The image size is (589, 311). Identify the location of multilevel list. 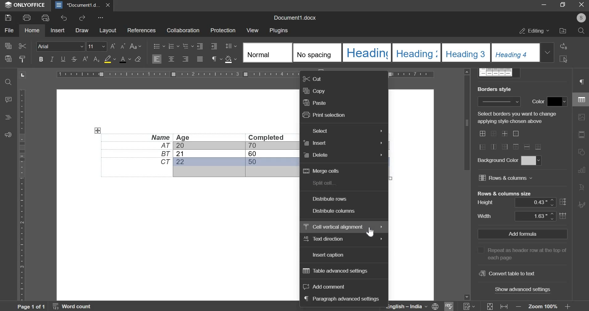
(187, 46).